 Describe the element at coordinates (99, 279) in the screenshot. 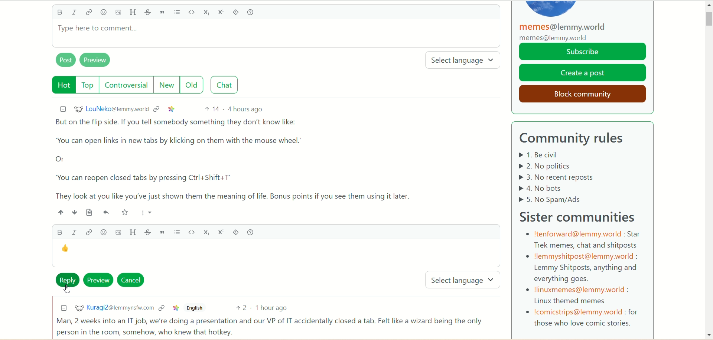

I see `preview` at that location.